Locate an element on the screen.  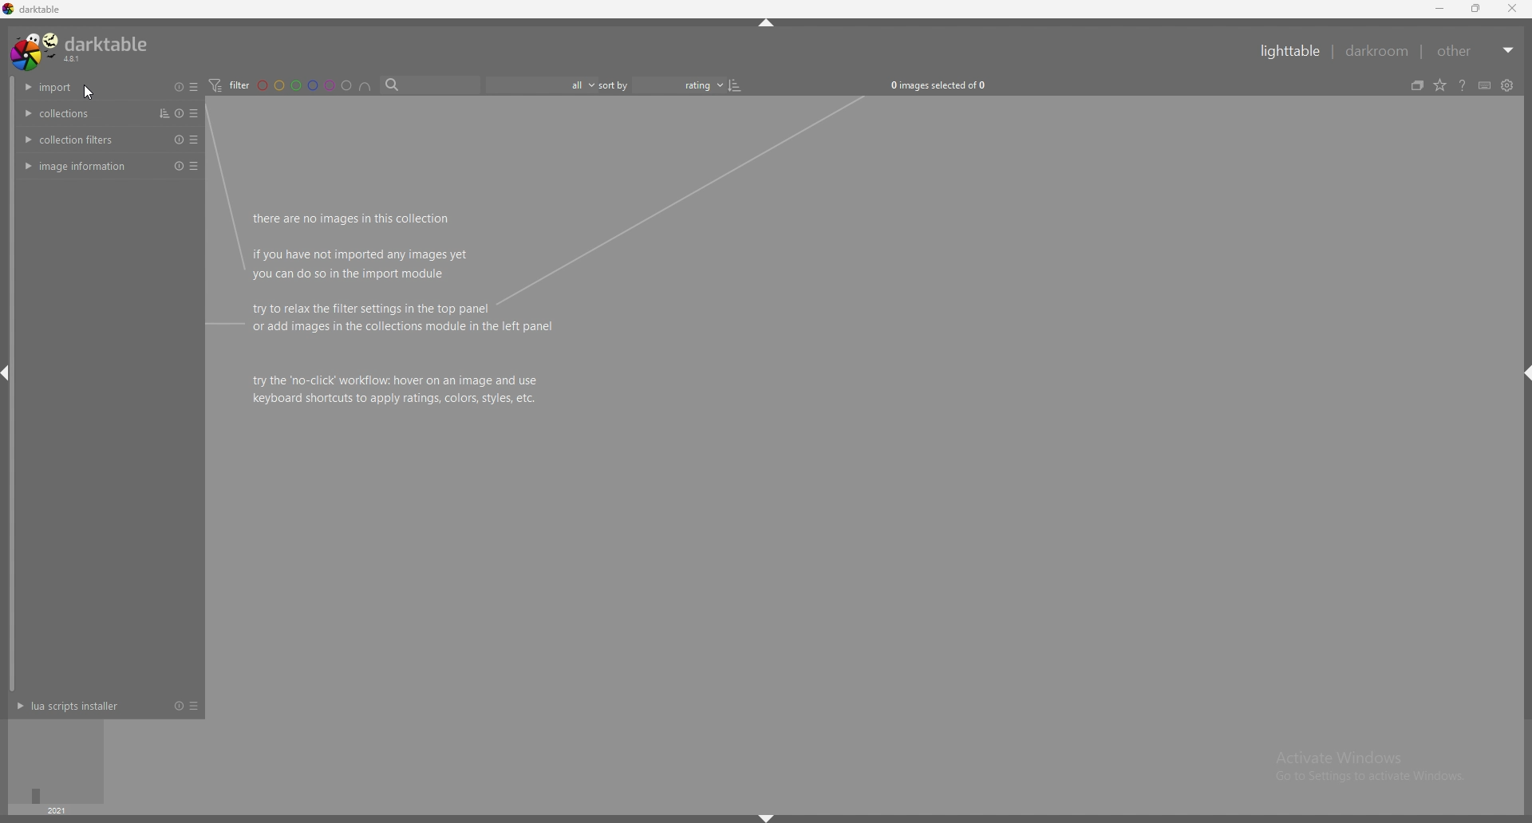
reset is located at coordinates (177, 706).